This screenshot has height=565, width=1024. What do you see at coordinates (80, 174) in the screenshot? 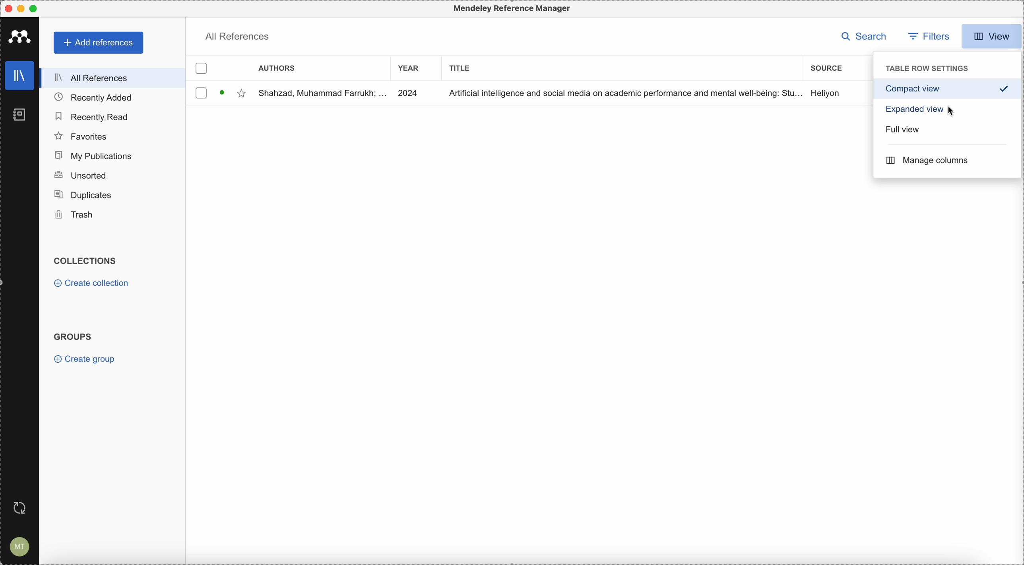
I see `unsorted` at bounding box center [80, 174].